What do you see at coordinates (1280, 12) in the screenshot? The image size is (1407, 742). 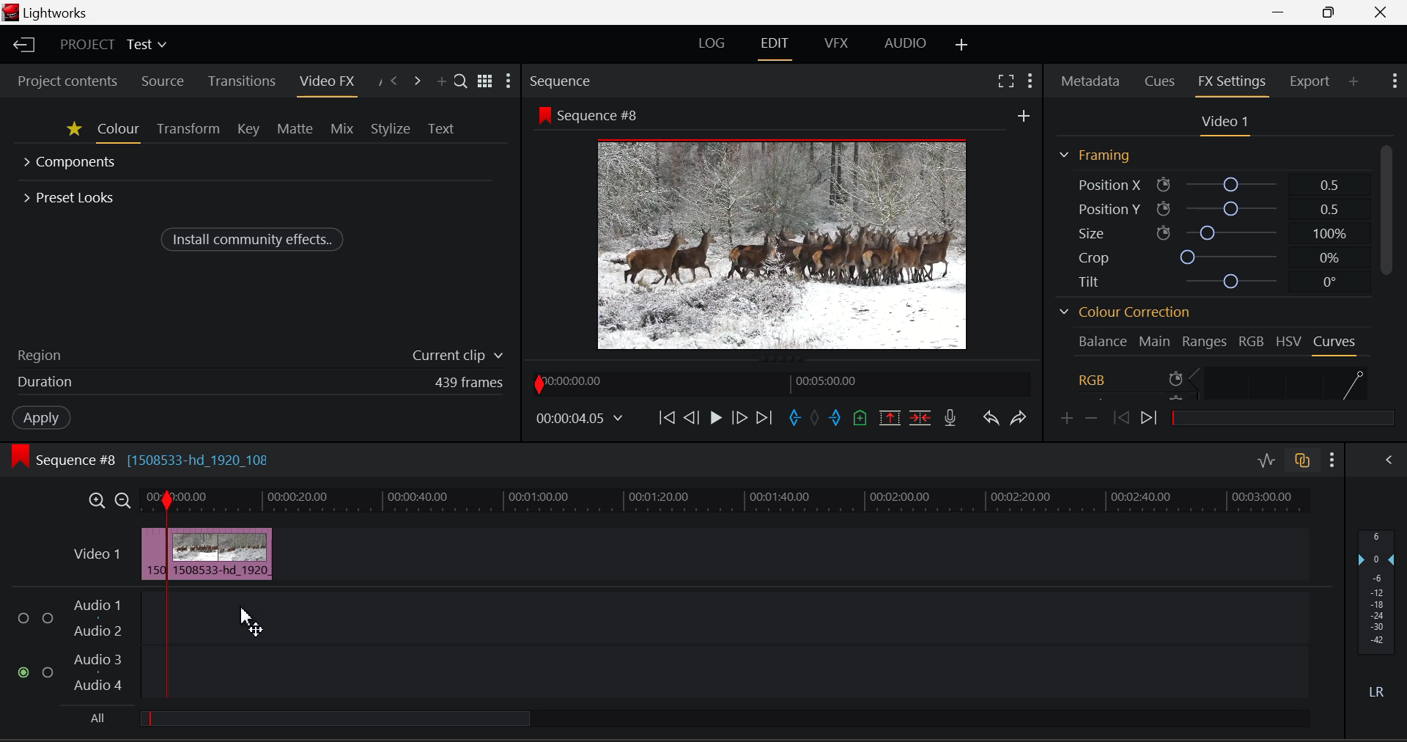 I see `Restore Down` at bounding box center [1280, 12].